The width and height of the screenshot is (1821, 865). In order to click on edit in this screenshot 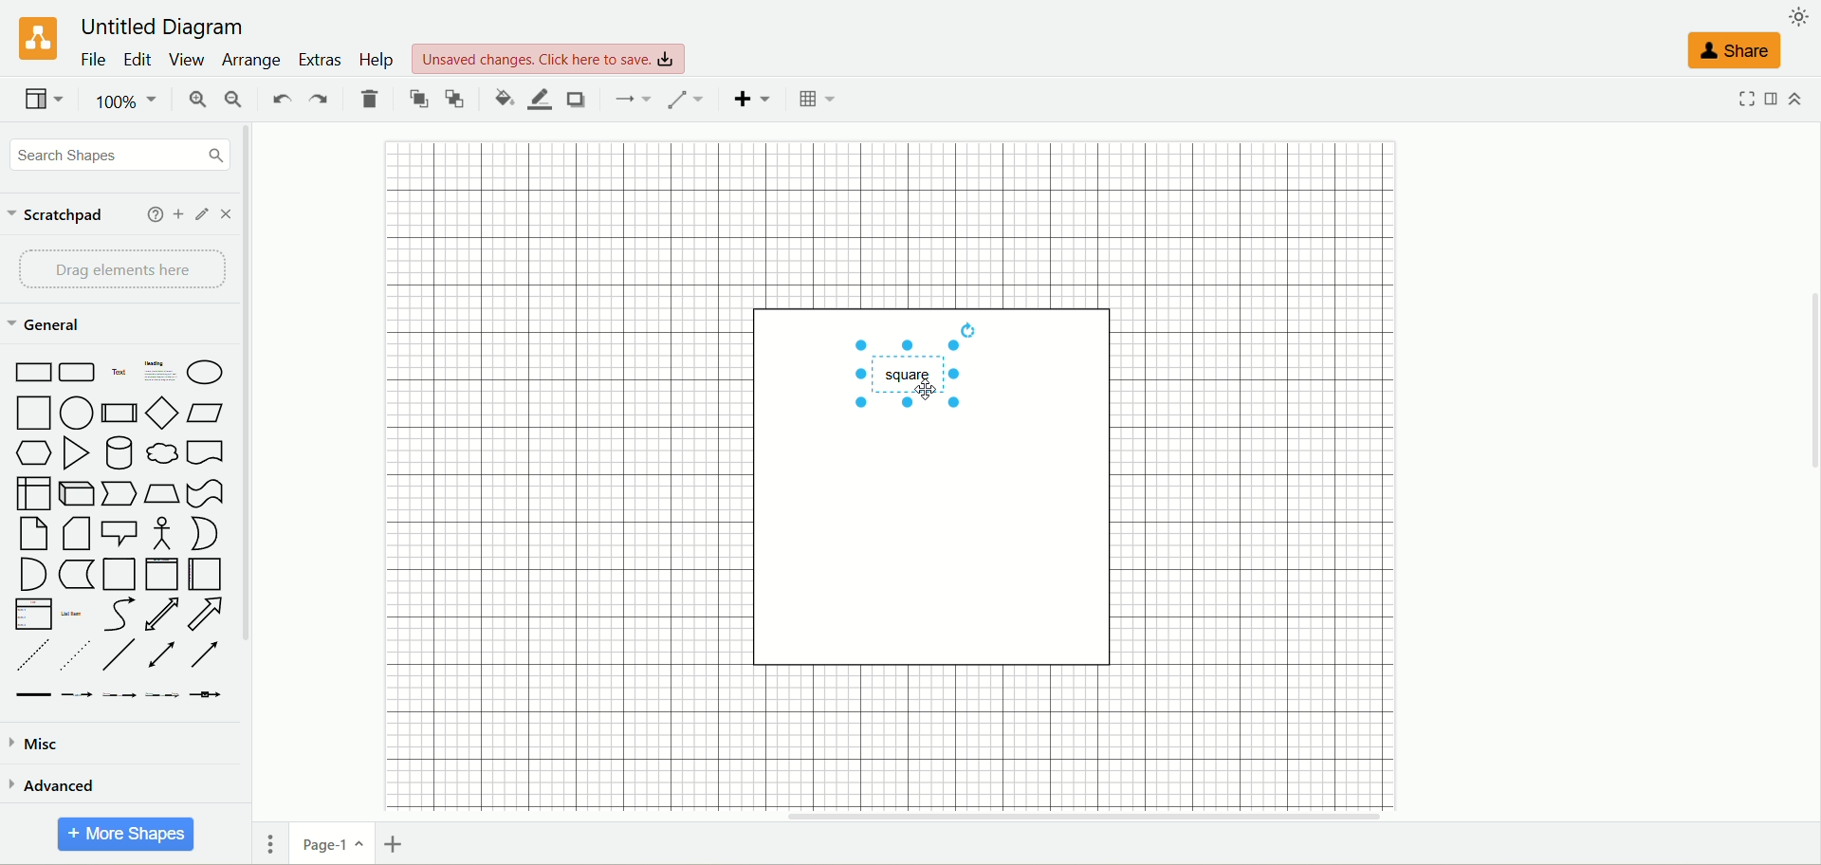, I will do `click(203, 214)`.